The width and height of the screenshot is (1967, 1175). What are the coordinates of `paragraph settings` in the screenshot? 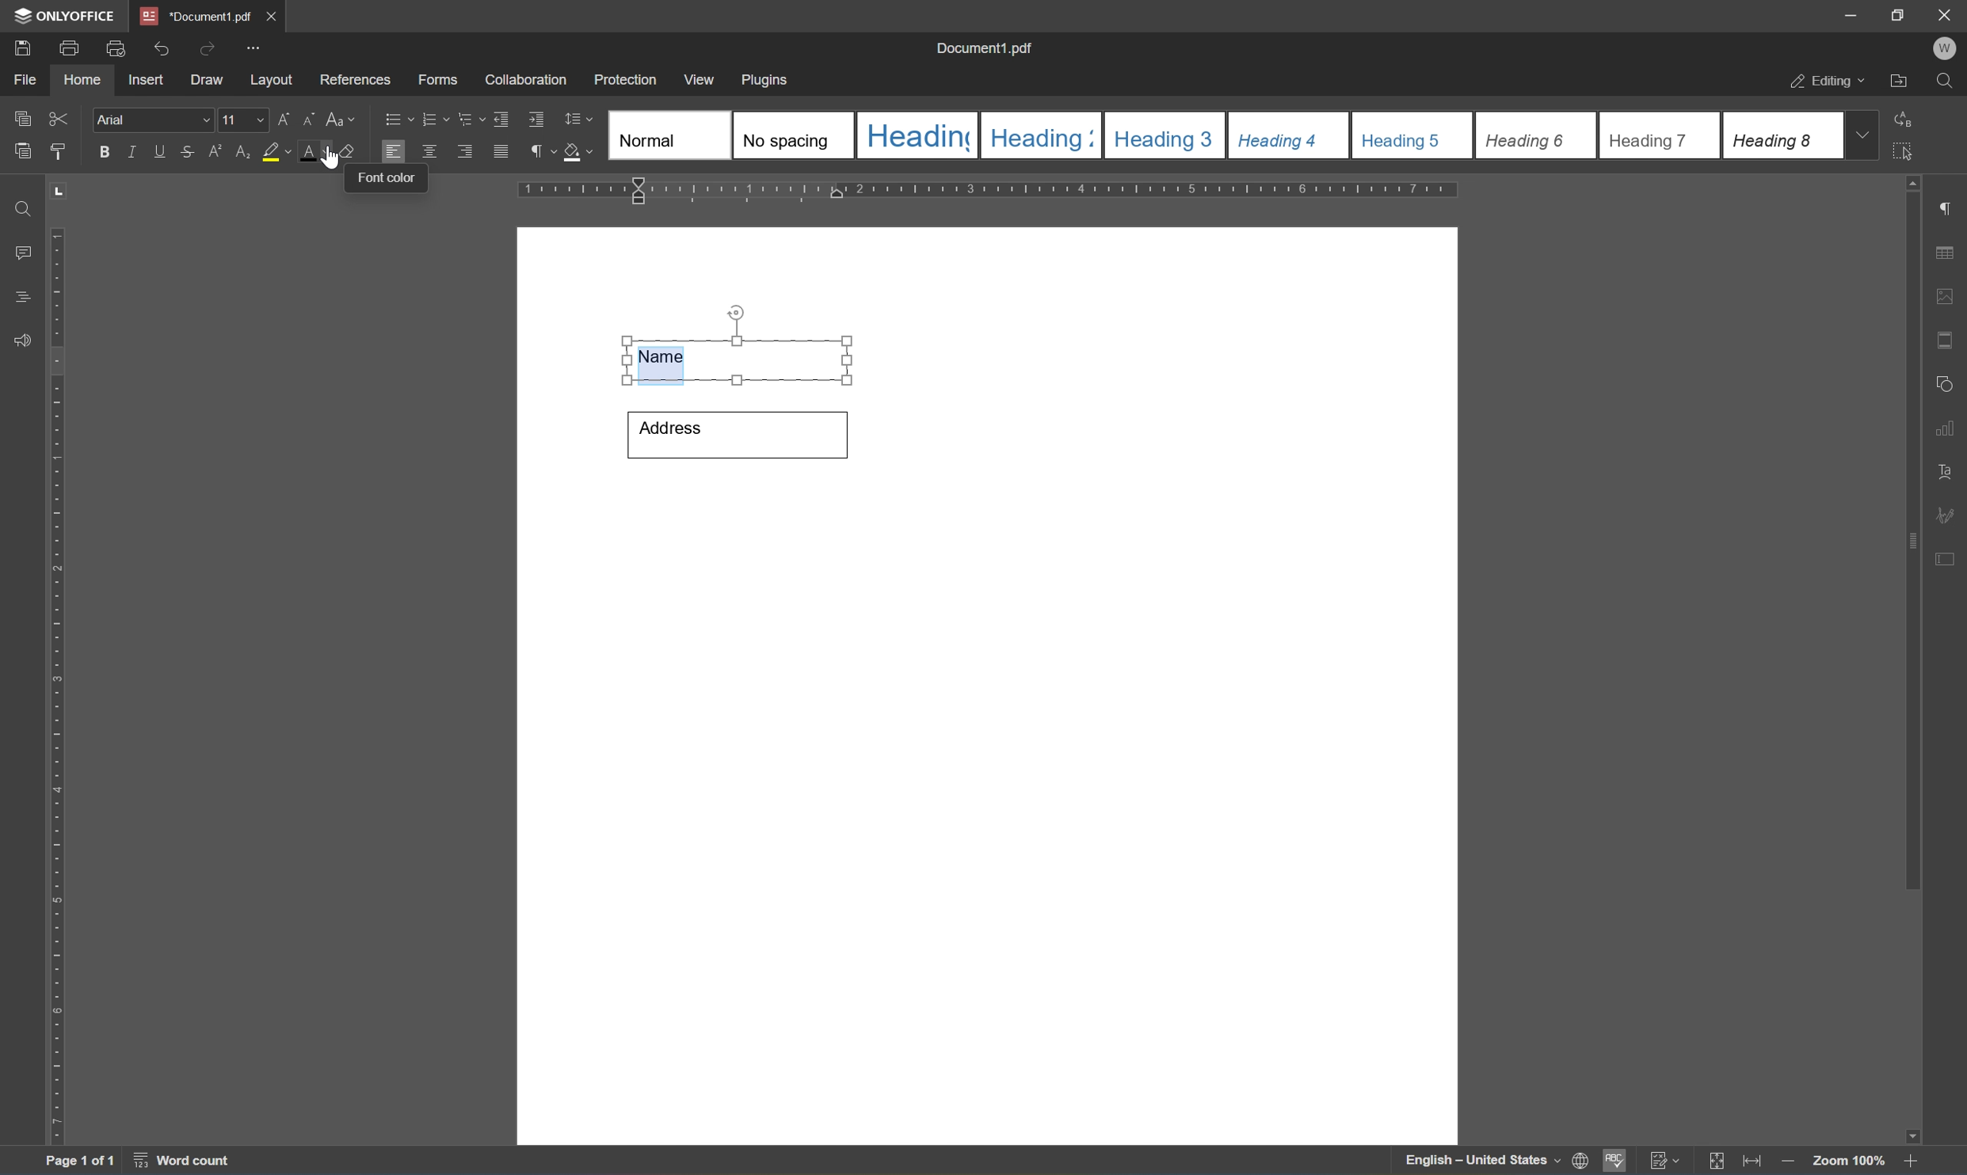 It's located at (1949, 205).